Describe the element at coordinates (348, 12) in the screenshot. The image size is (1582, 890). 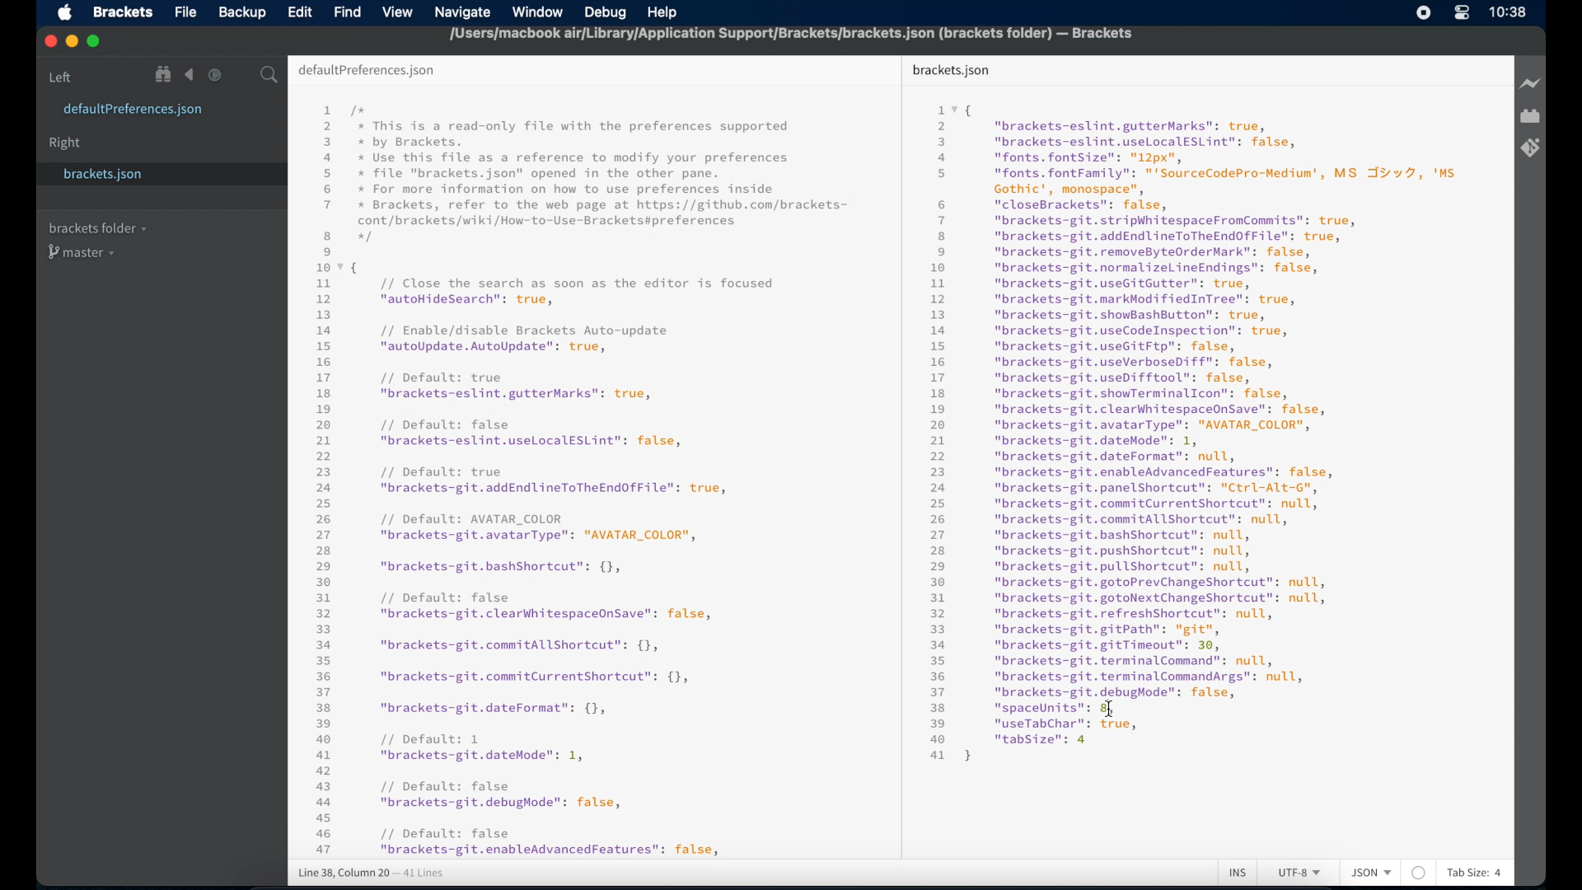
I see `find` at that location.